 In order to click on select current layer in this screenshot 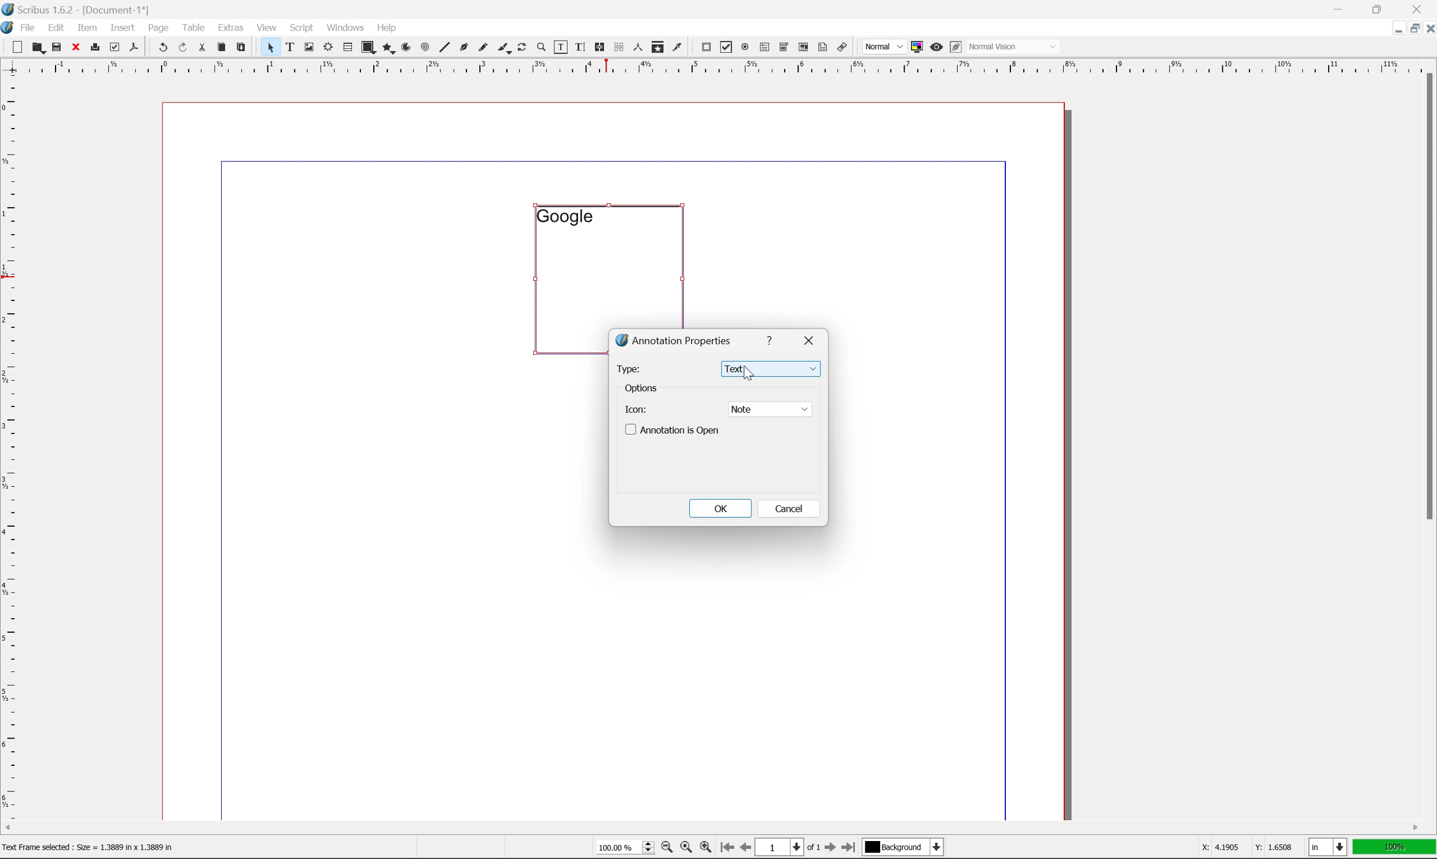, I will do `click(901, 847)`.